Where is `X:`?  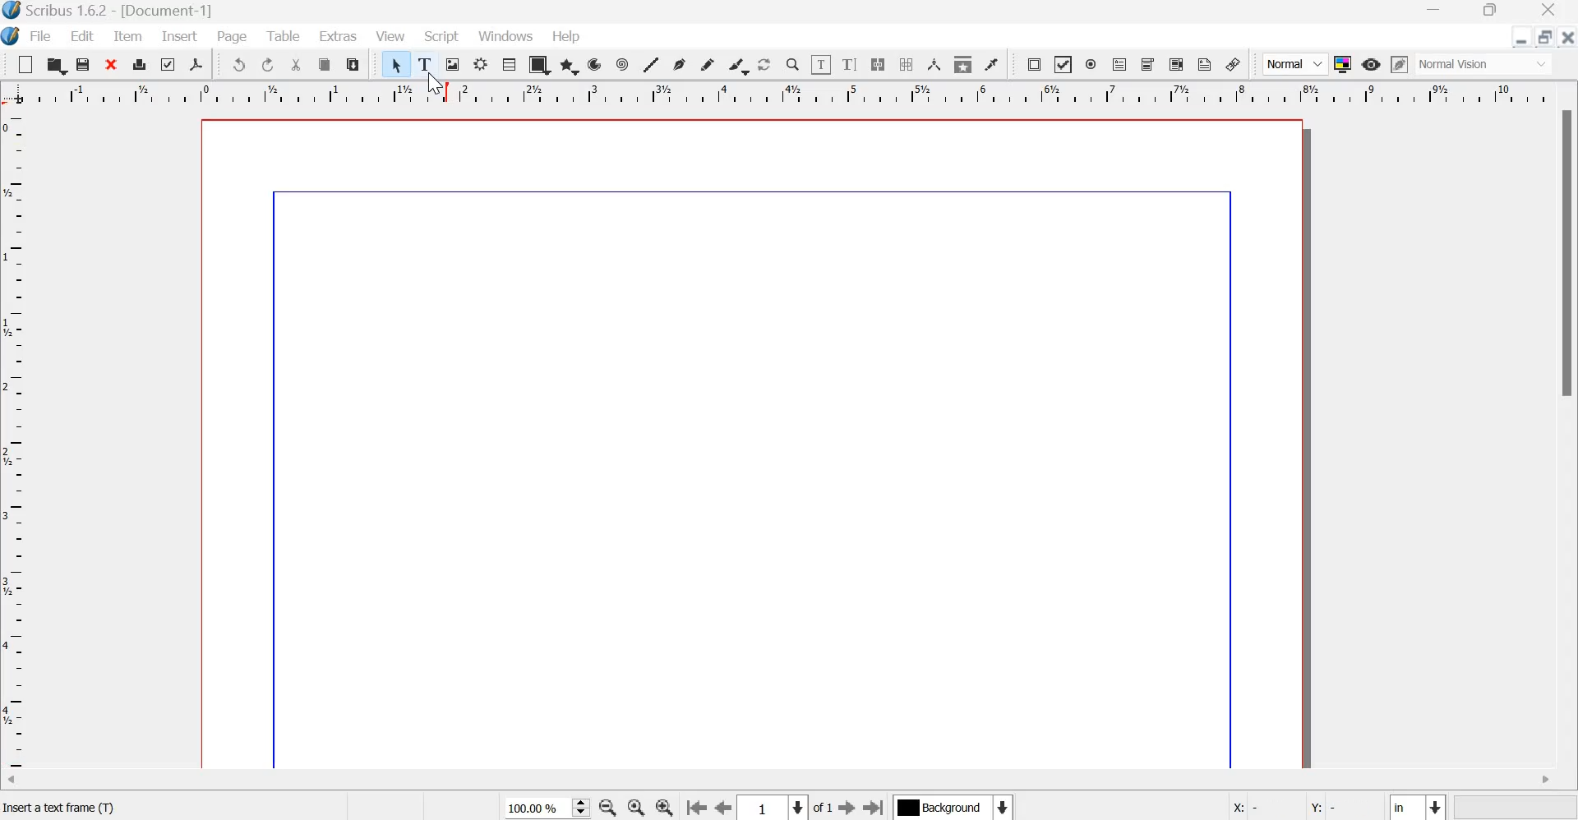
X: is located at coordinates (1244, 804).